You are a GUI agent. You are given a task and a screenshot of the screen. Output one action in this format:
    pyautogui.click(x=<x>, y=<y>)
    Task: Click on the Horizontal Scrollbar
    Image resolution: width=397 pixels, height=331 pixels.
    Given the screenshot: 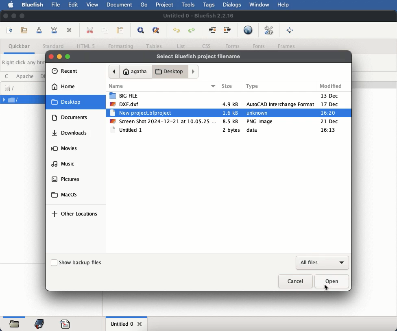 What is the action you would take?
    pyautogui.click(x=15, y=316)
    